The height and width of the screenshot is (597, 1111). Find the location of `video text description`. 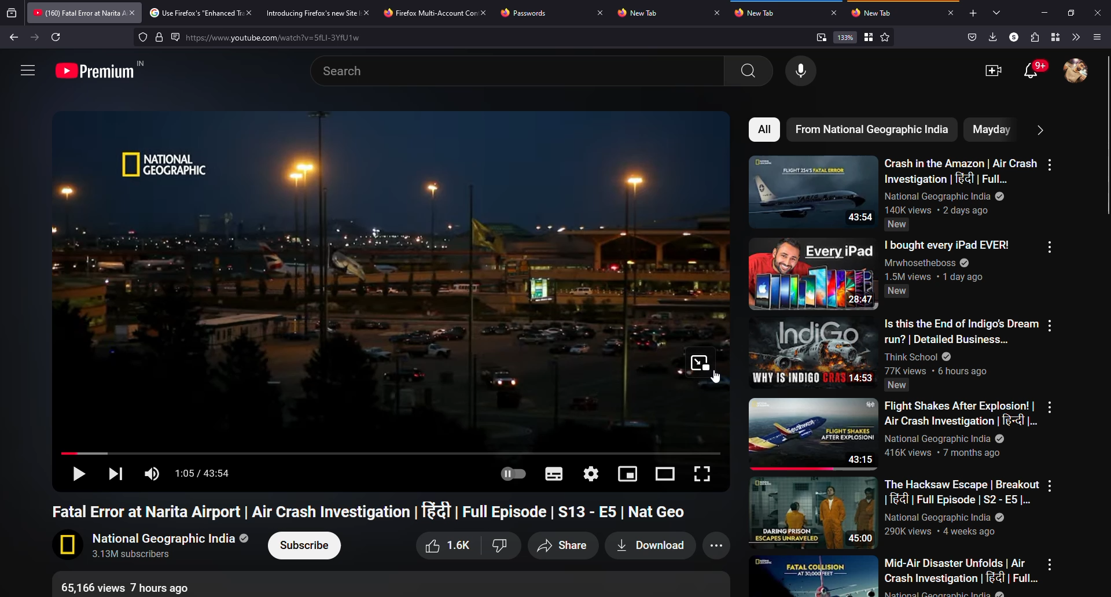

video text description is located at coordinates (961, 185).